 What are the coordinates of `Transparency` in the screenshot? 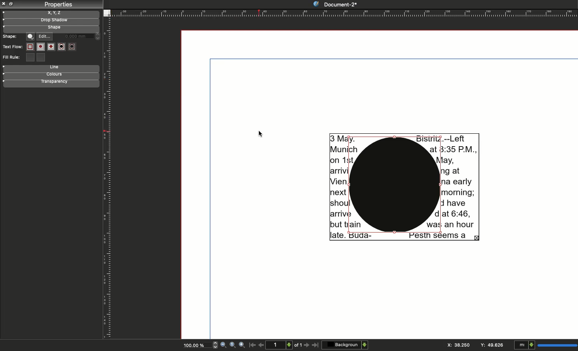 It's located at (59, 82).